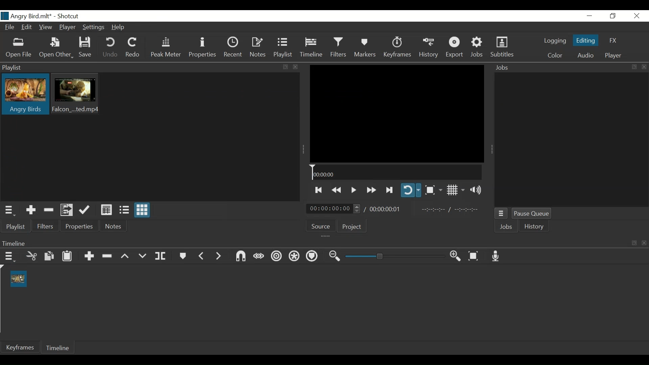  What do you see at coordinates (337, 48) in the screenshot?
I see `Filters` at bounding box center [337, 48].